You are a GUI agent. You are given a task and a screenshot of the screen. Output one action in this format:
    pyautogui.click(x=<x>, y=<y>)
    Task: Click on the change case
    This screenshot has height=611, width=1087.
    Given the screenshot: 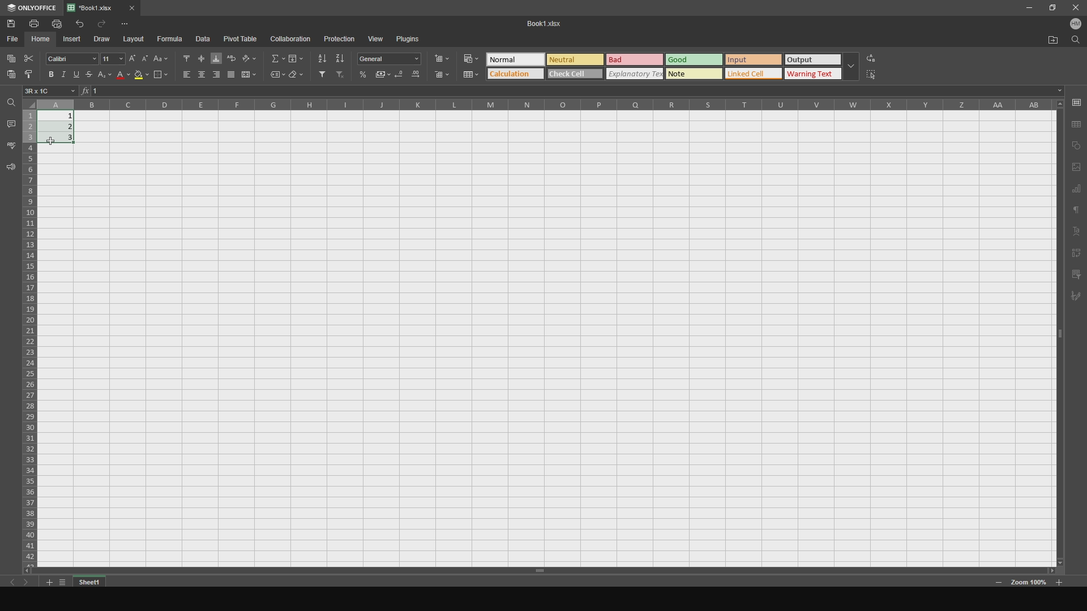 What is the action you would take?
    pyautogui.click(x=161, y=57)
    